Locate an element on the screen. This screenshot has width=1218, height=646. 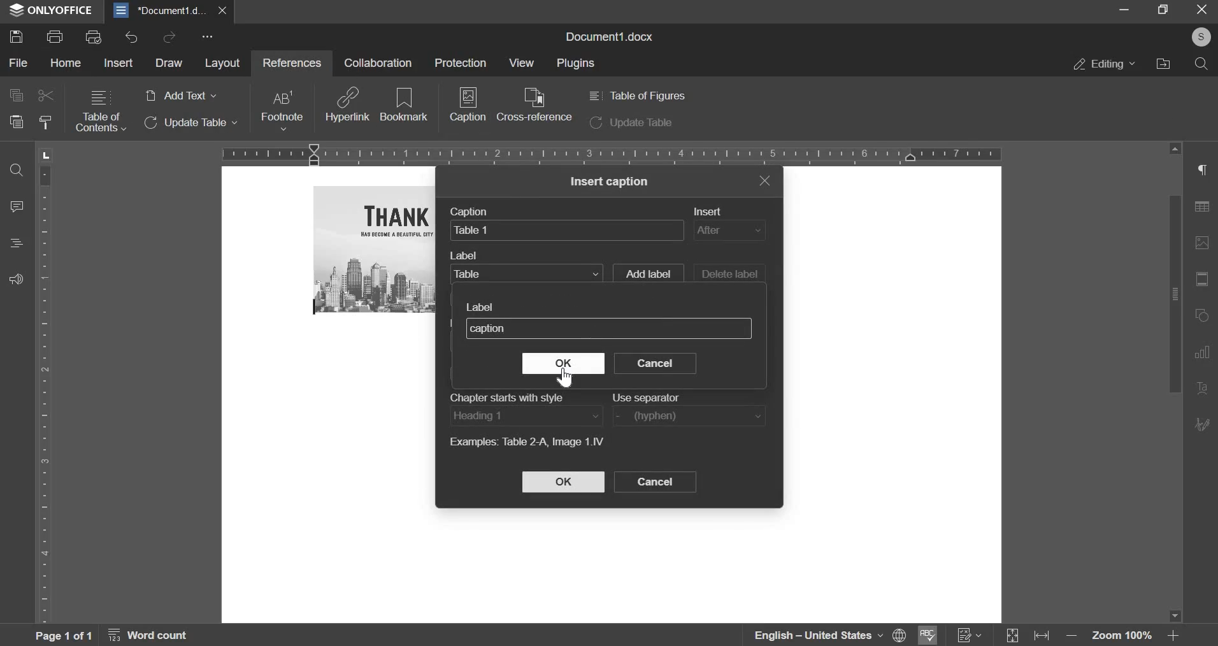
paste is located at coordinates (15, 122).